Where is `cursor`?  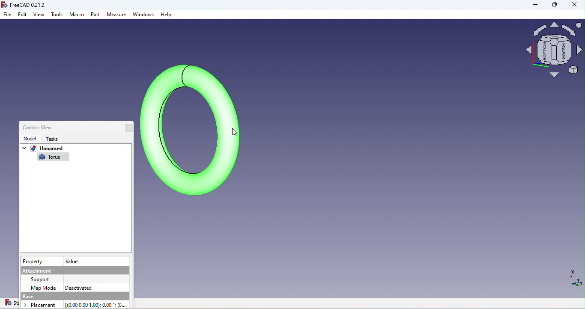 cursor is located at coordinates (236, 133).